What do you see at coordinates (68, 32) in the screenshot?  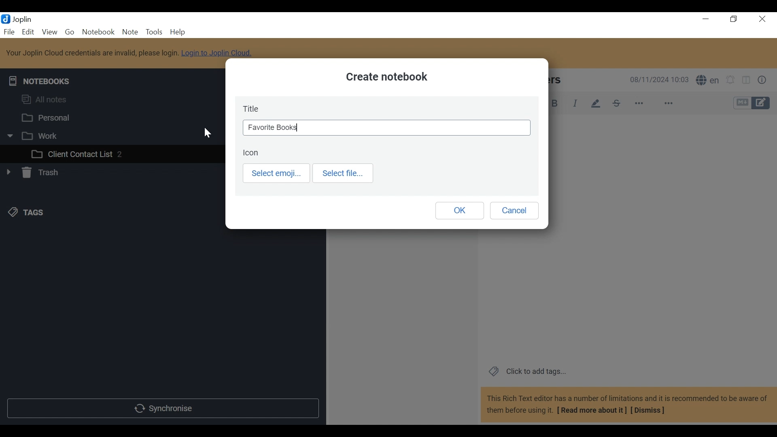 I see `Go` at bounding box center [68, 32].